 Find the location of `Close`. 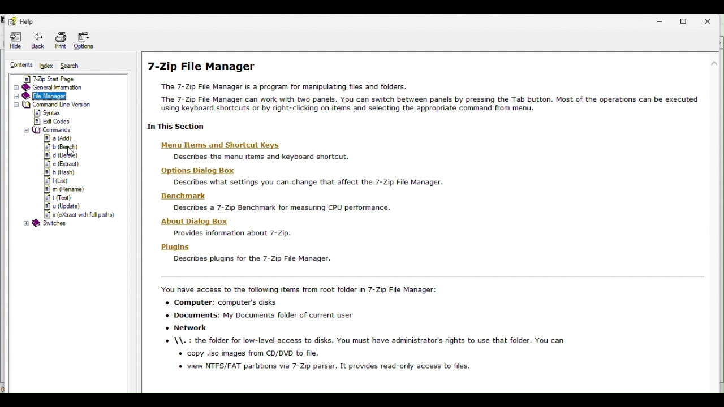

Close is located at coordinates (713, 21).